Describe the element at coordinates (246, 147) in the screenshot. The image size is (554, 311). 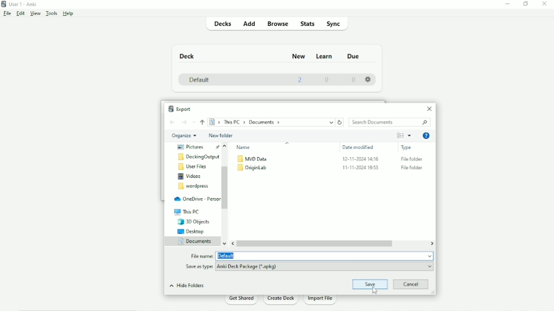
I see `Name` at that location.